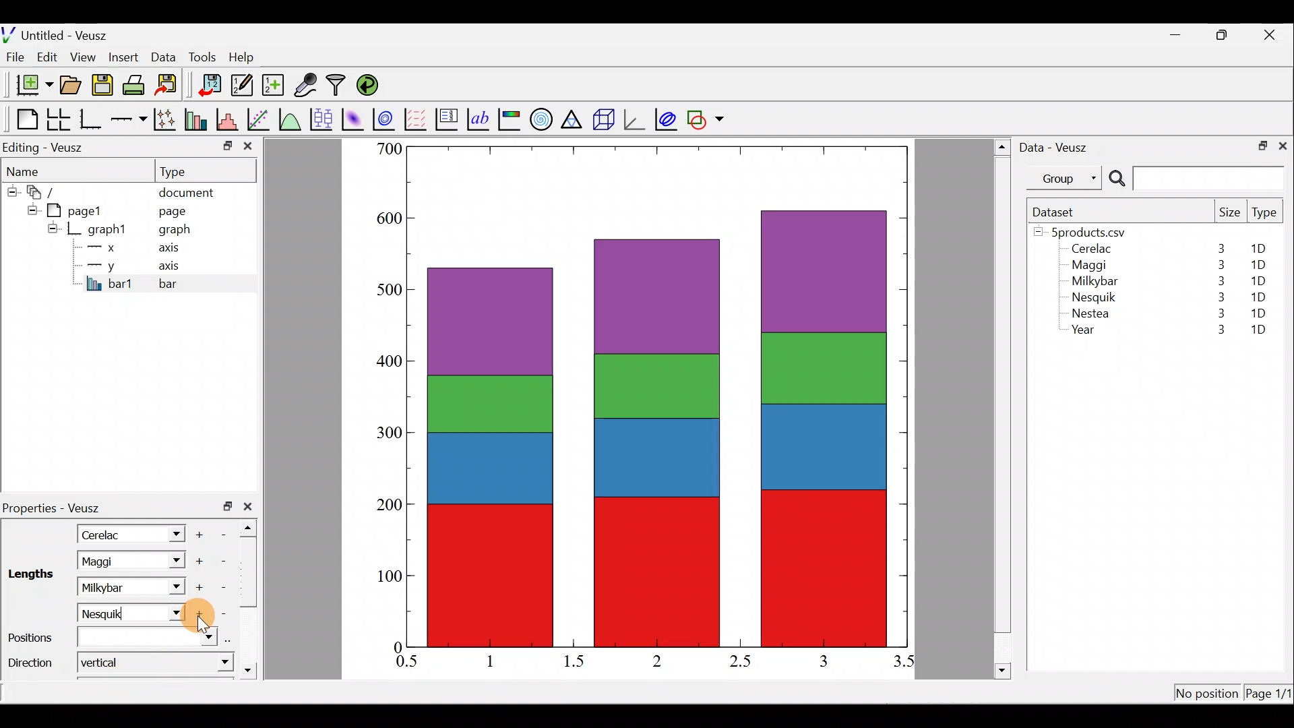 The image size is (1294, 728). I want to click on Type, so click(1266, 216).